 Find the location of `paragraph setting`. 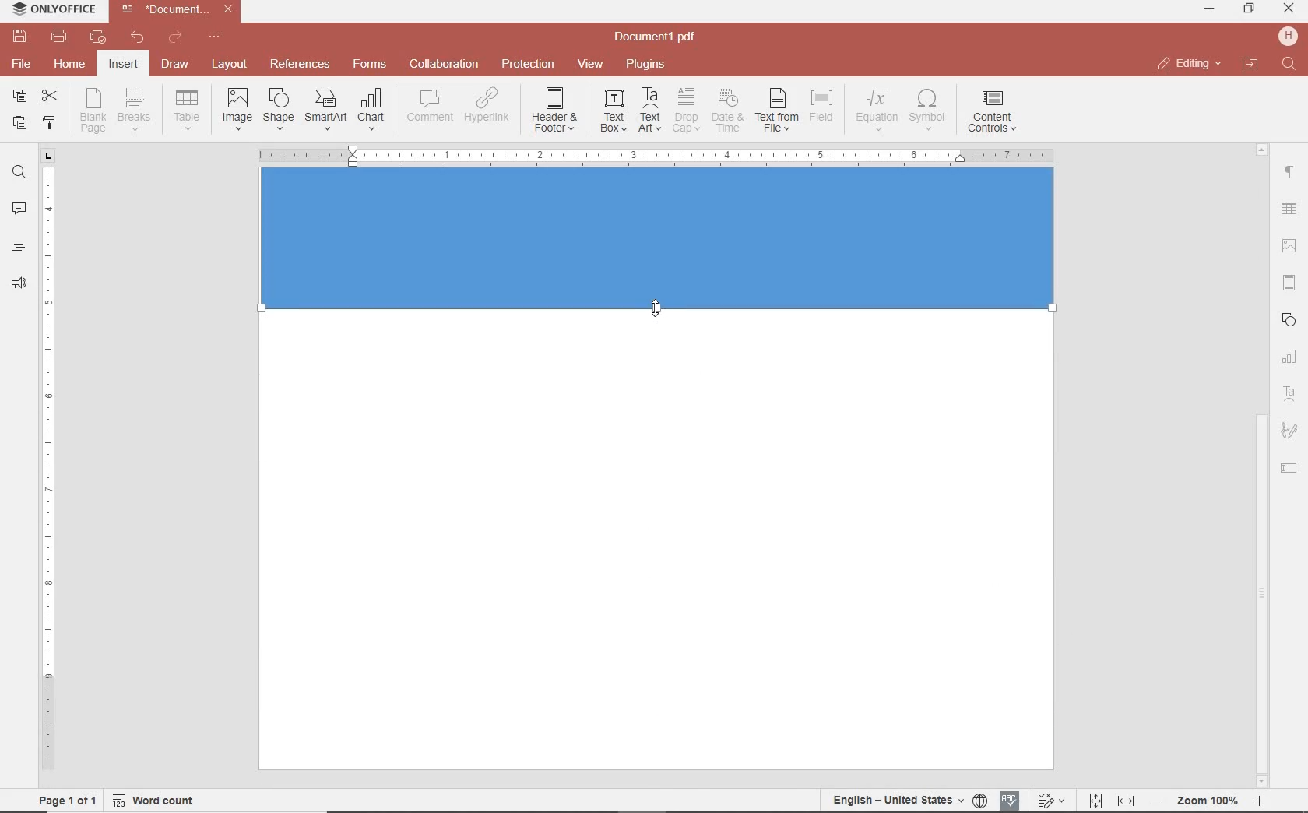

paragraph setting is located at coordinates (1290, 170).